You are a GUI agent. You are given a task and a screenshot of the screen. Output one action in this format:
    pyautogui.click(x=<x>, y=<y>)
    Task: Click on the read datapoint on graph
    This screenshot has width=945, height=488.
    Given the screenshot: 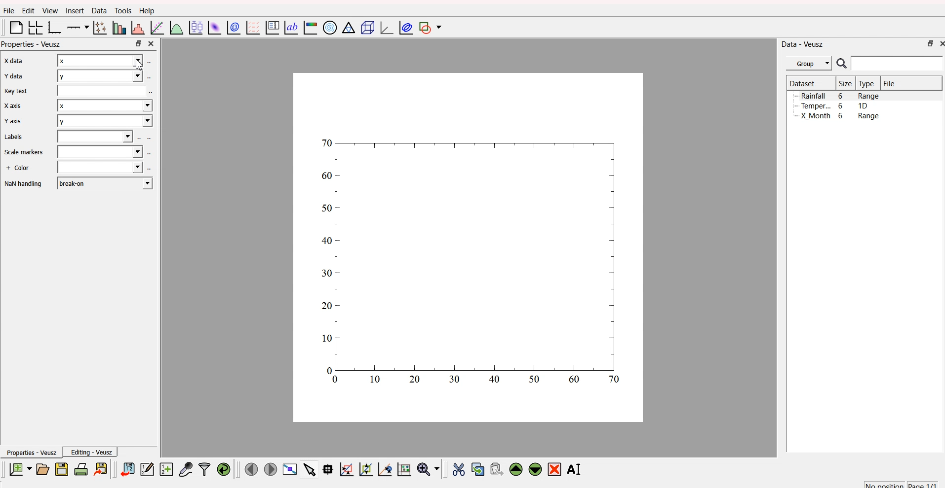 What is the action you would take?
    pyautogui.click(x=327, y=469)
    